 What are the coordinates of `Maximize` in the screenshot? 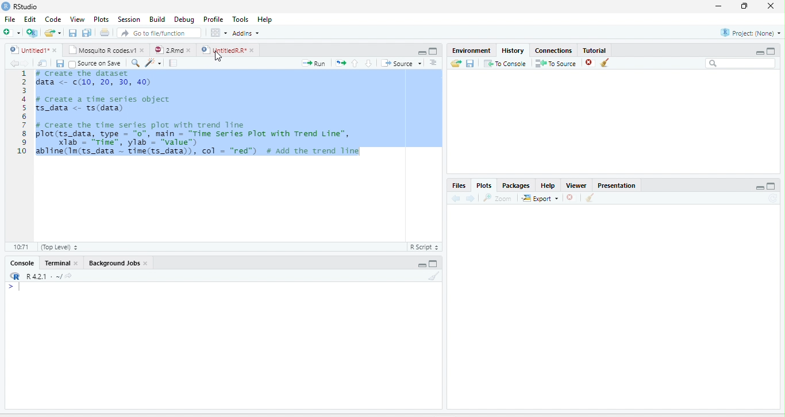 It's located at (771, 51).